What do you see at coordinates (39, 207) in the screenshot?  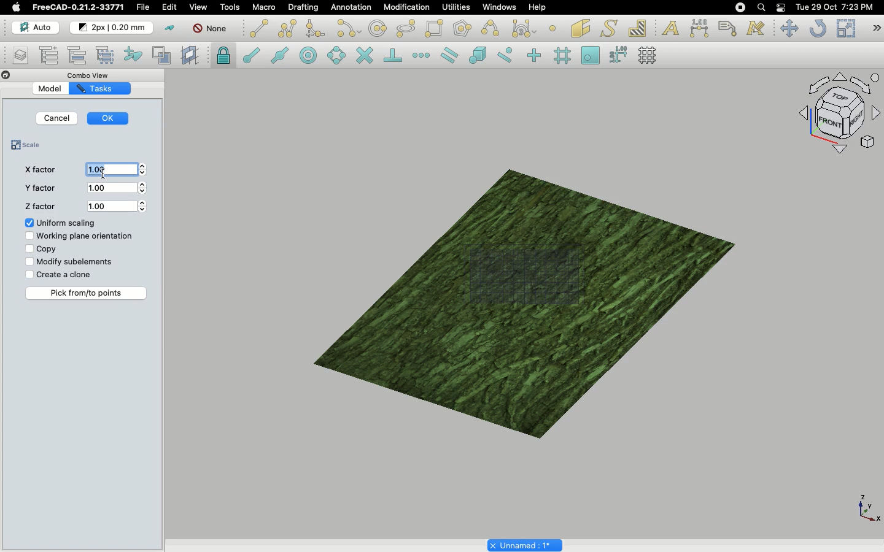 I see `Z factor` at bounding box center [39, 207].